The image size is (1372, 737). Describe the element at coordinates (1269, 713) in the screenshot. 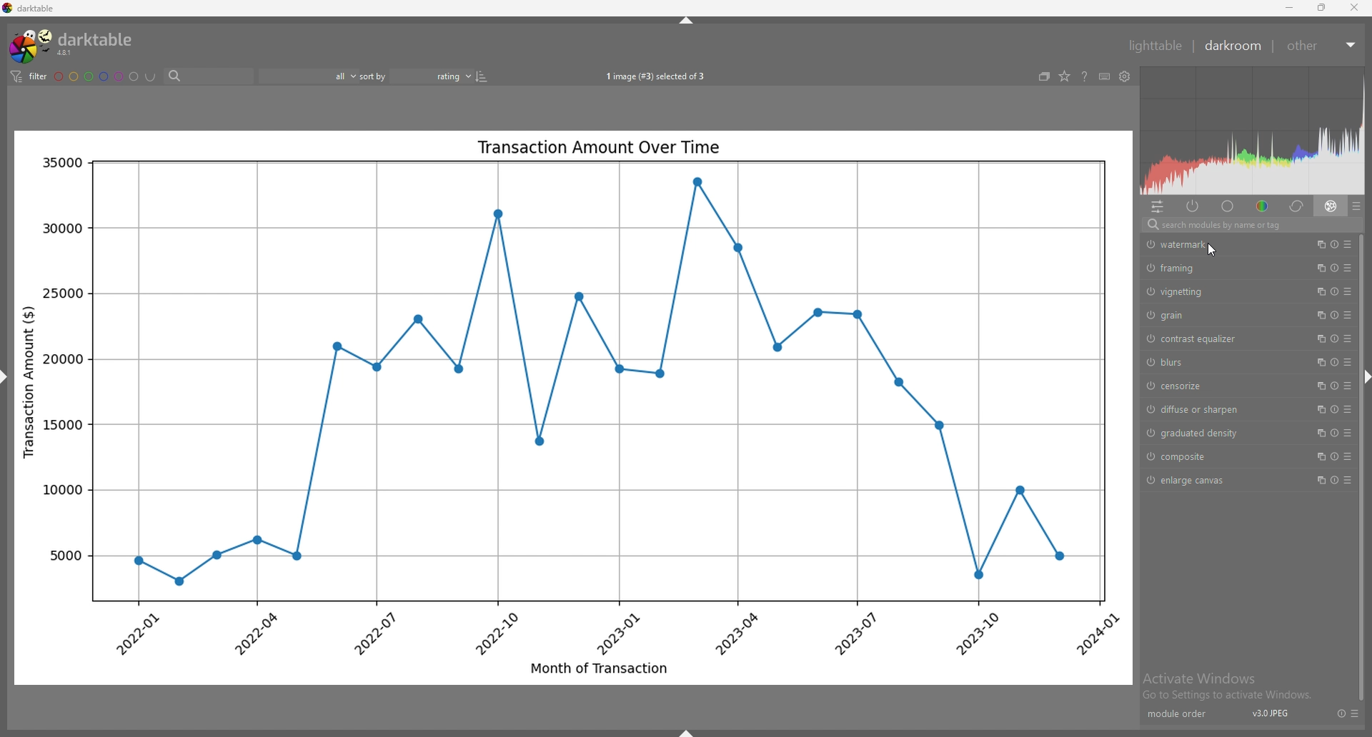

I see `version` at that location.